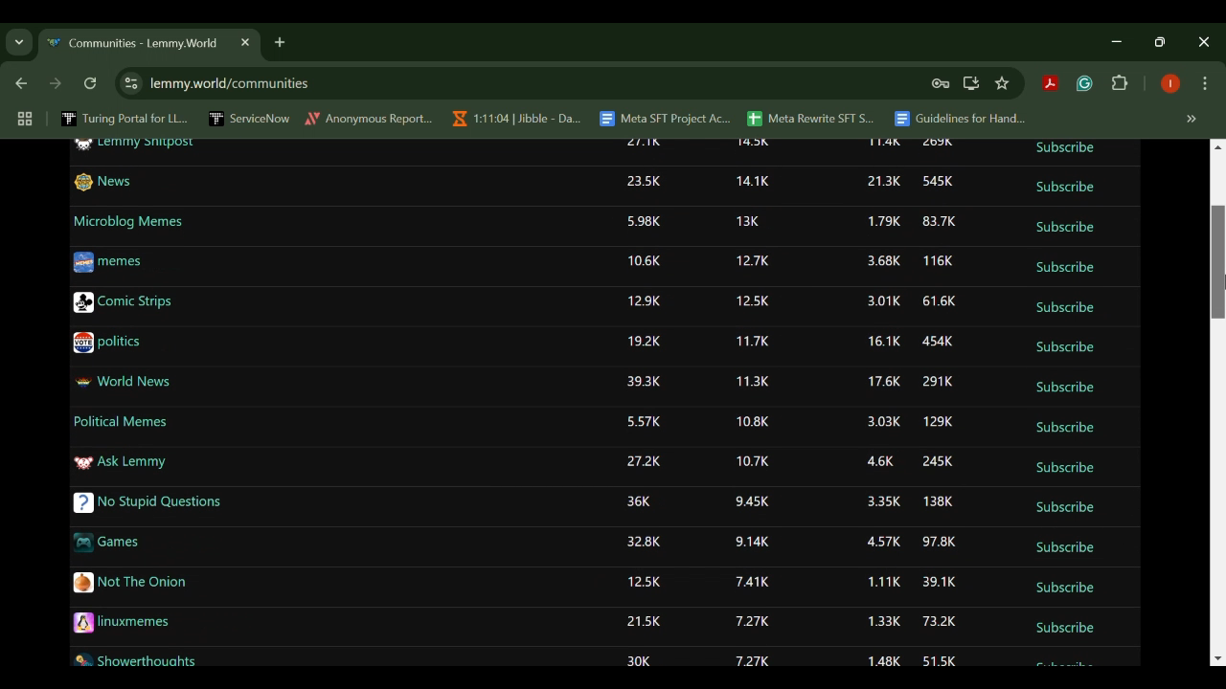  What do you see at coordinates (121, 421) in the screenshot?
I see `Political Memes` at bounding box center [121, 421].